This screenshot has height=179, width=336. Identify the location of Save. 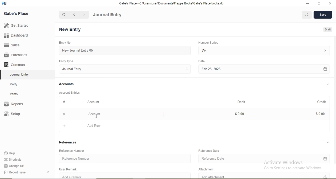
(322, 15).